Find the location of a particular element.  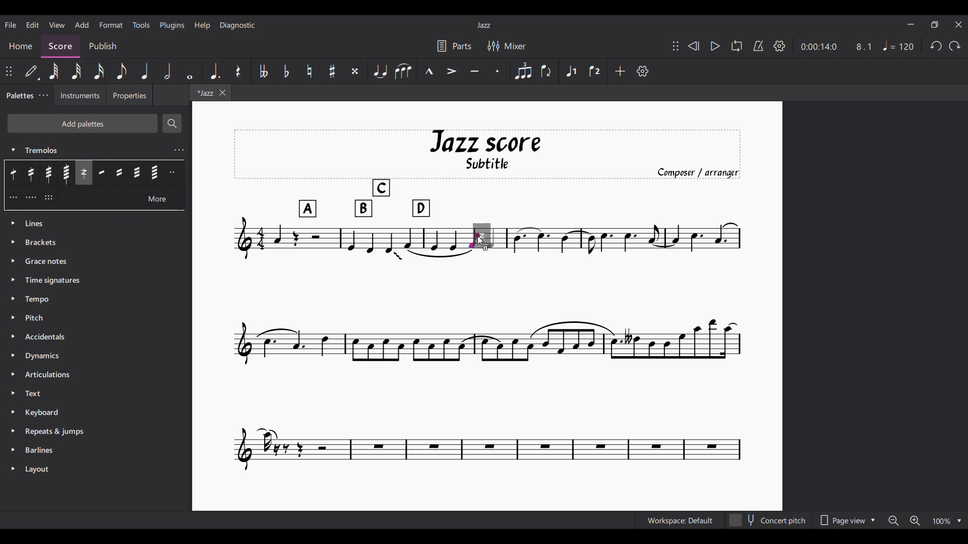

Brackets is located at coordinates (95, 242).